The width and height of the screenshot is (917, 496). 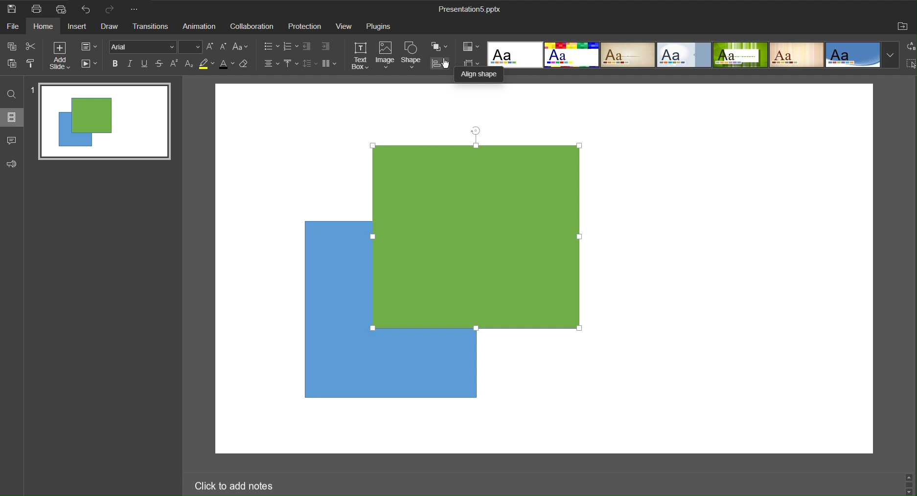 What do you see at coordinates (413, 54) in the screenshot?
I see `Shape` at bounding box center [413, 54].